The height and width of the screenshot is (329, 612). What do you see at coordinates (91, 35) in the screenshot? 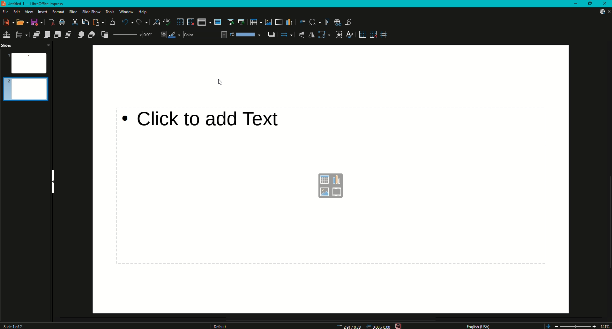
I see `Behind Object` at bounding box center [91, 35].